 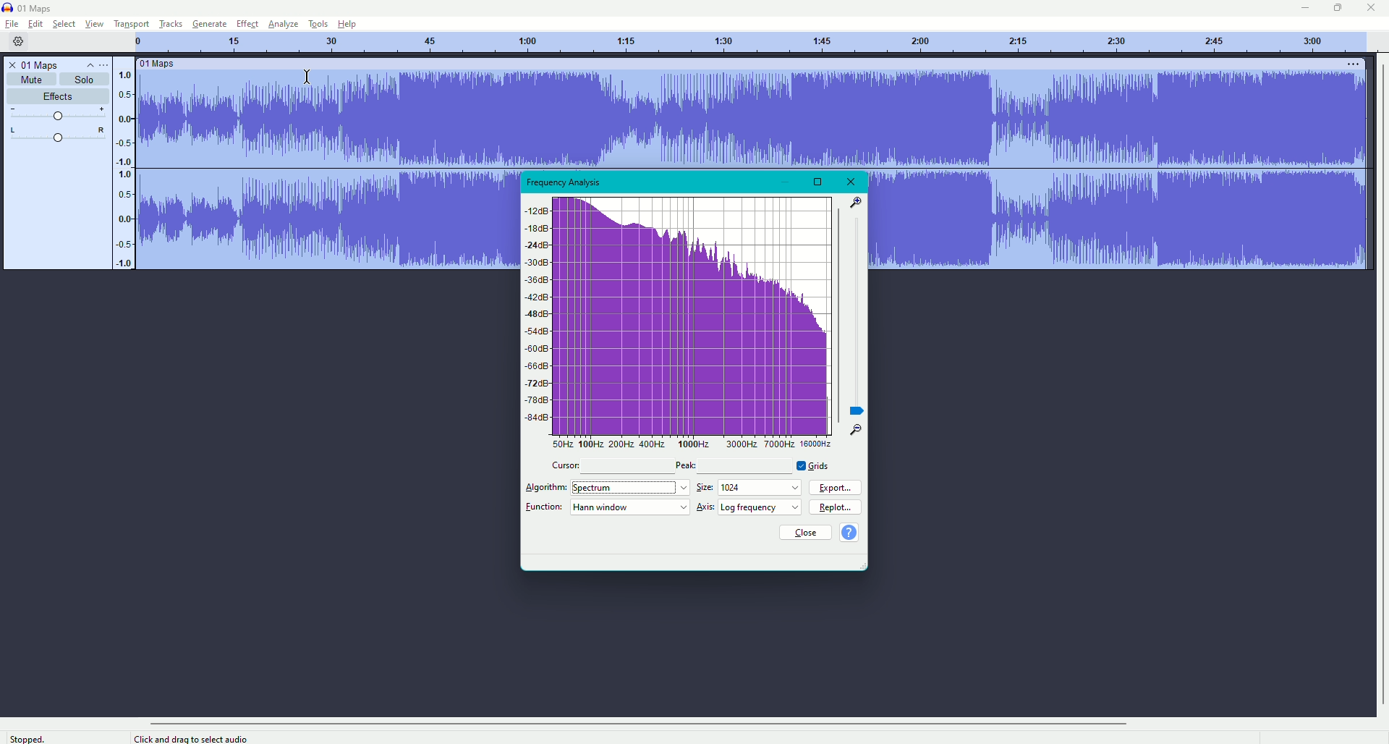 I want to click on sound track, so click(x=328, y=165).